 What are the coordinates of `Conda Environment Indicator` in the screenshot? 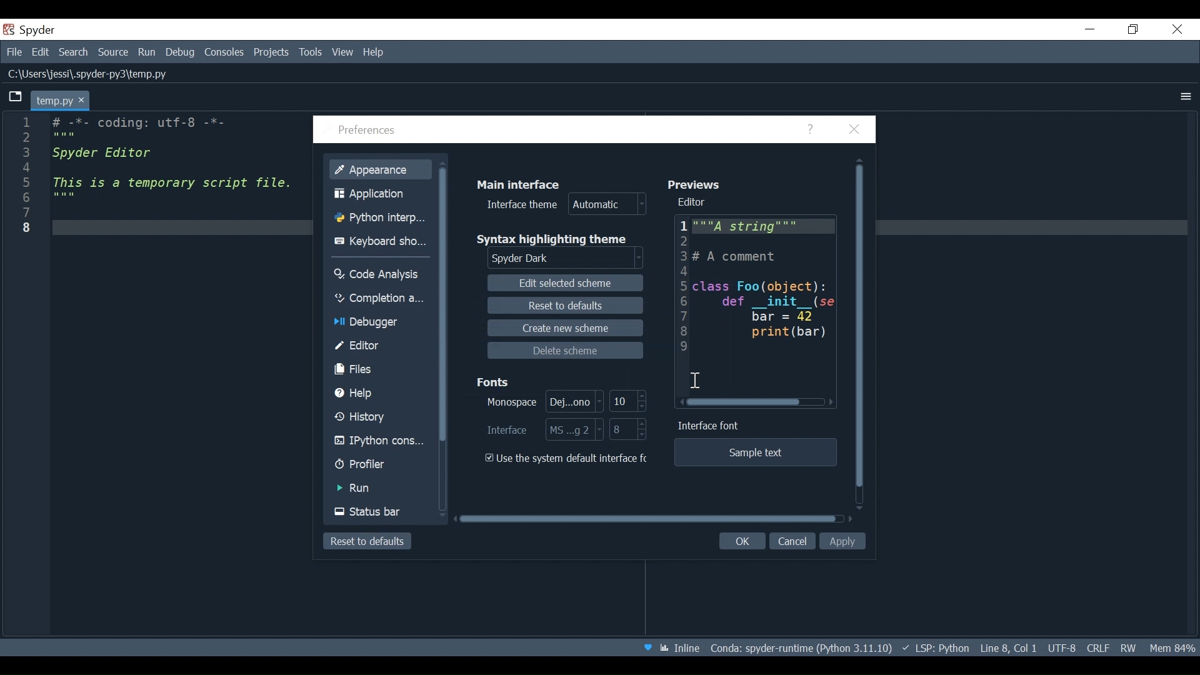 It's located at (799, 648).